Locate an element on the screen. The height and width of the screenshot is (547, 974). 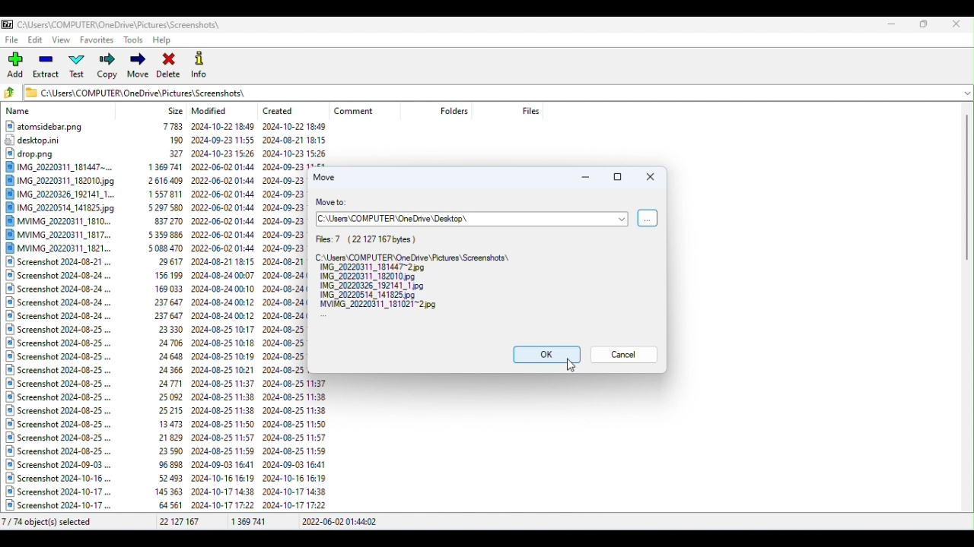
Comment is located at coordinates (361, 111).